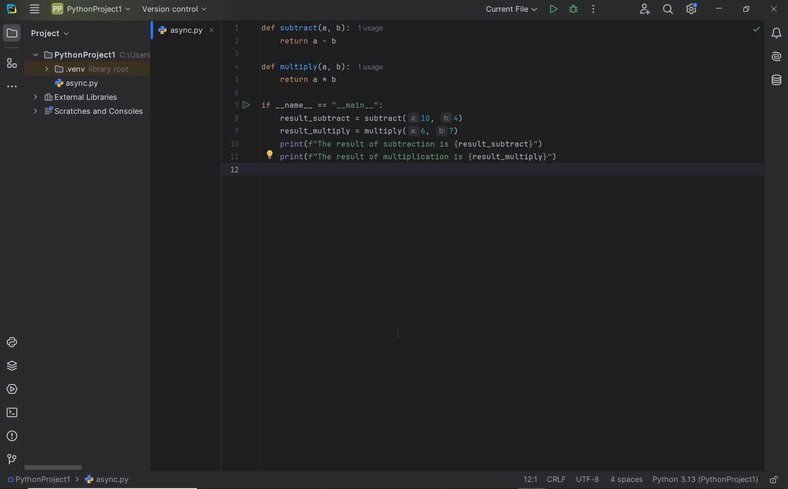 The width and height of the screenshot is (788, 489). What do you see at coordinates (76, 97) in the screenshot?
I see `External Libraries` at bounding box center [76, 97].